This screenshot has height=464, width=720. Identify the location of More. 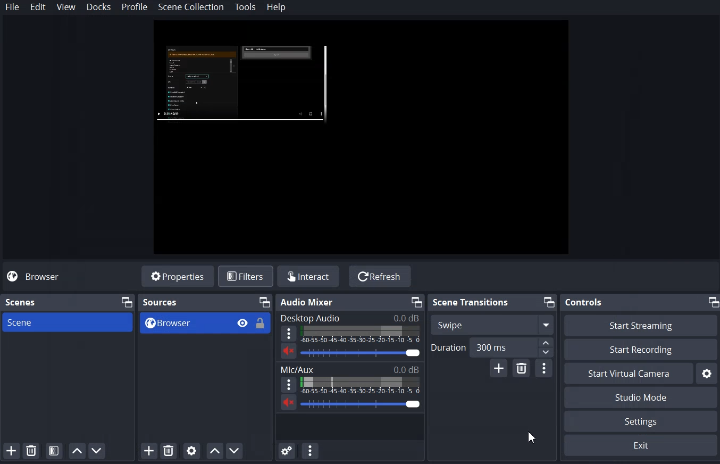
(289, 384).